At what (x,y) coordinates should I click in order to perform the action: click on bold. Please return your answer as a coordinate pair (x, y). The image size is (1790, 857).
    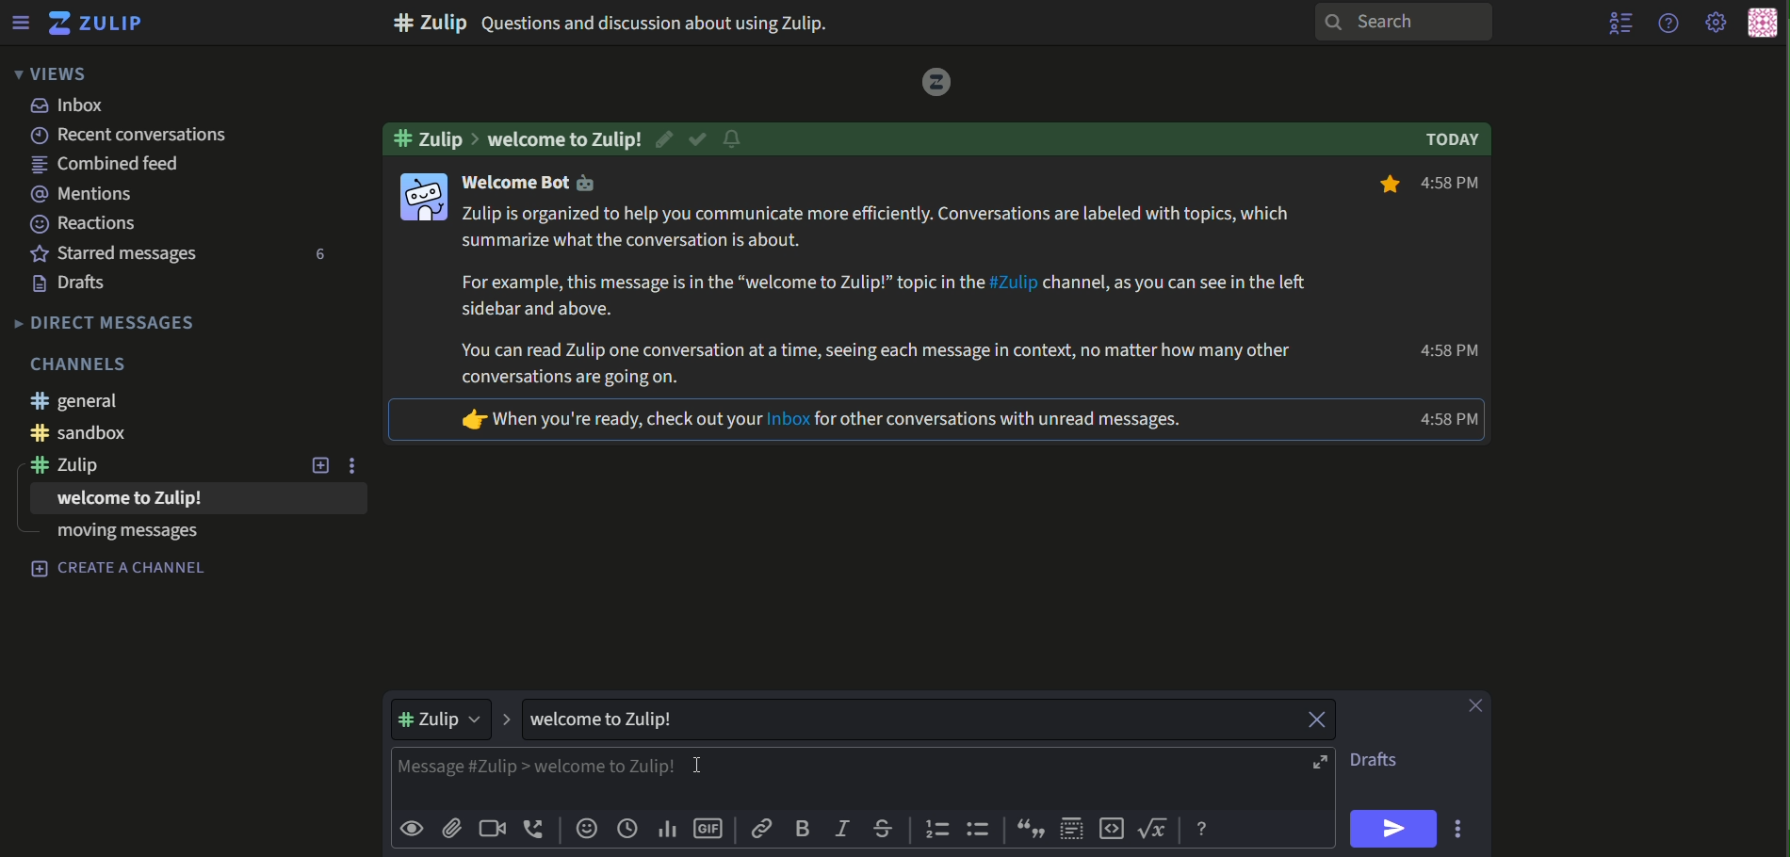
    Looking at the image, I should click on (805, 828).